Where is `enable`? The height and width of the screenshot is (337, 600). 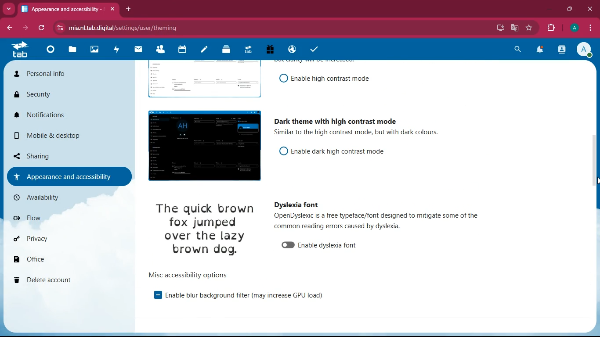 enable is located at coordinates (244, 296).